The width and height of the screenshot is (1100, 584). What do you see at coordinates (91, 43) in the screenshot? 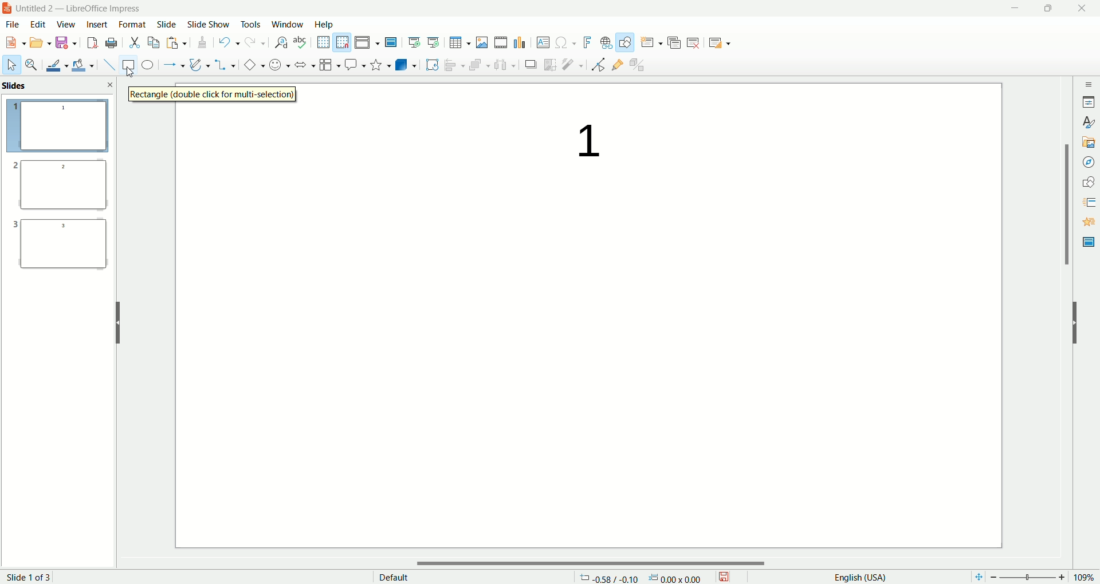
I see `export directly as PDF` at bounding box center [91, 43].